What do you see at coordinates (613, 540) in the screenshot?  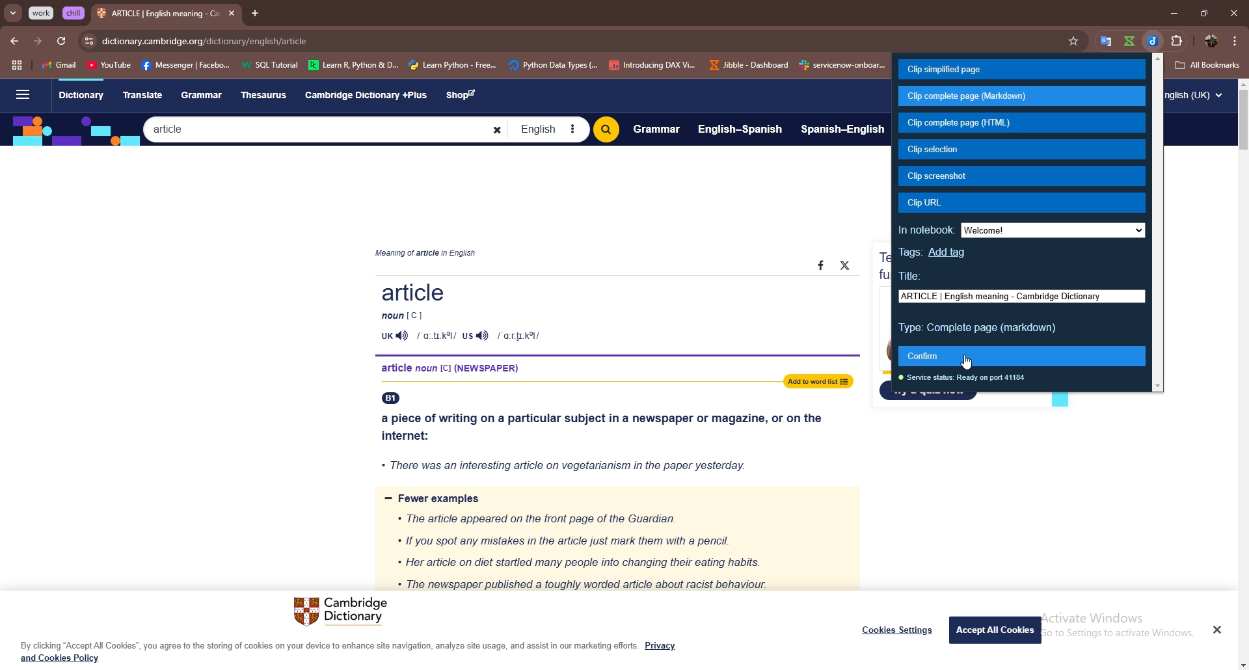 I see `= Fewer examples
« The article appeared on the front page of the Guardian.
« If you spot any mistakes in the article just mark them with a pencil.
* Her article on diet startled many people into changing their eating habits.
« The newspaper published a toughly worded article about racist behaviour.` at bounding box center [613, 540].